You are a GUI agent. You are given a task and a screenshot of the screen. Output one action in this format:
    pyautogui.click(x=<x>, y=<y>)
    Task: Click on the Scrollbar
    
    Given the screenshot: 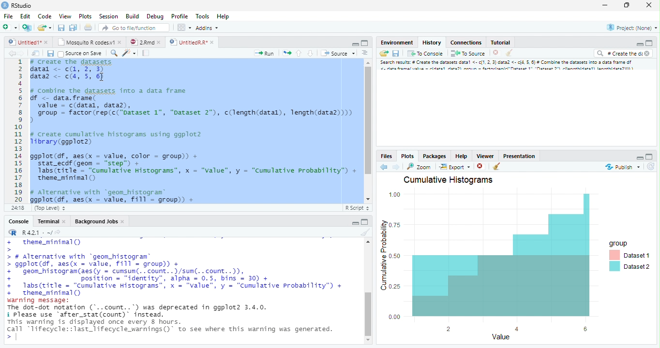 What is the action you would take?
    pyautogui.click(x=367, y=130)
    